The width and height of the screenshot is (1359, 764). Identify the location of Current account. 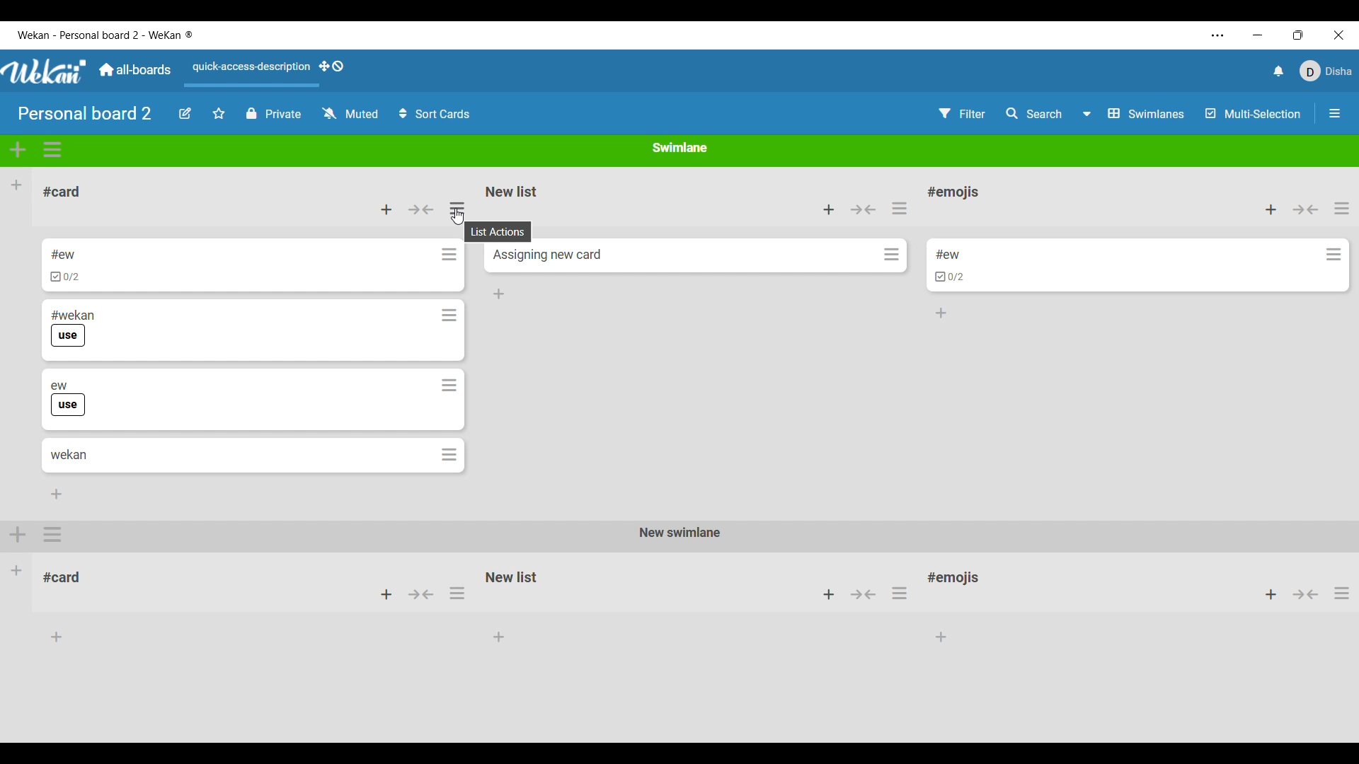
(1326, 70).